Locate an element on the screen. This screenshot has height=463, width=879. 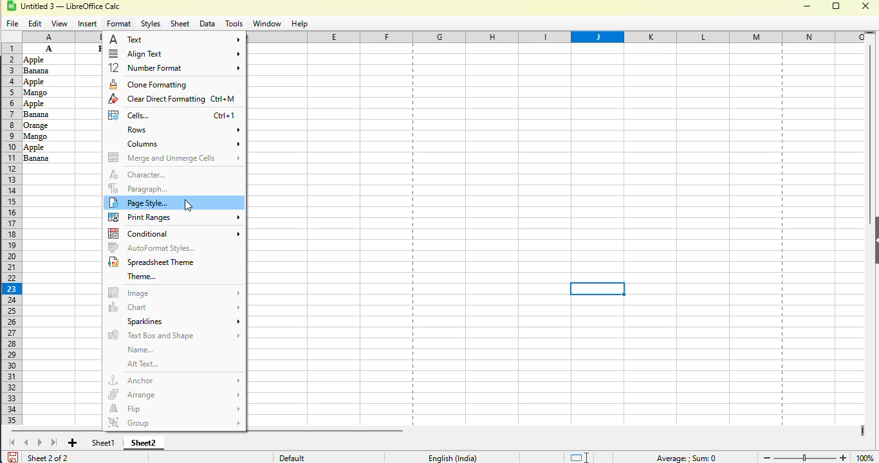
file is located at coordinates (13, 24).